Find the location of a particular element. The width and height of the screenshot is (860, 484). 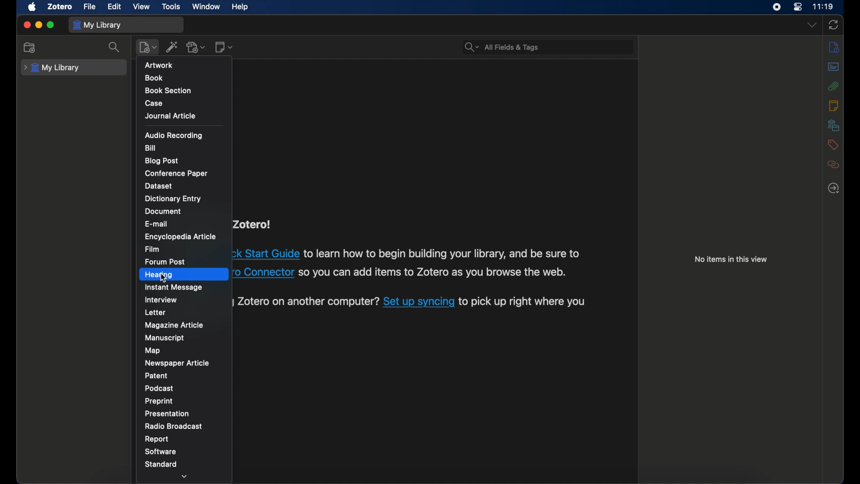

no items in this view is located at coordinates (731, 259).